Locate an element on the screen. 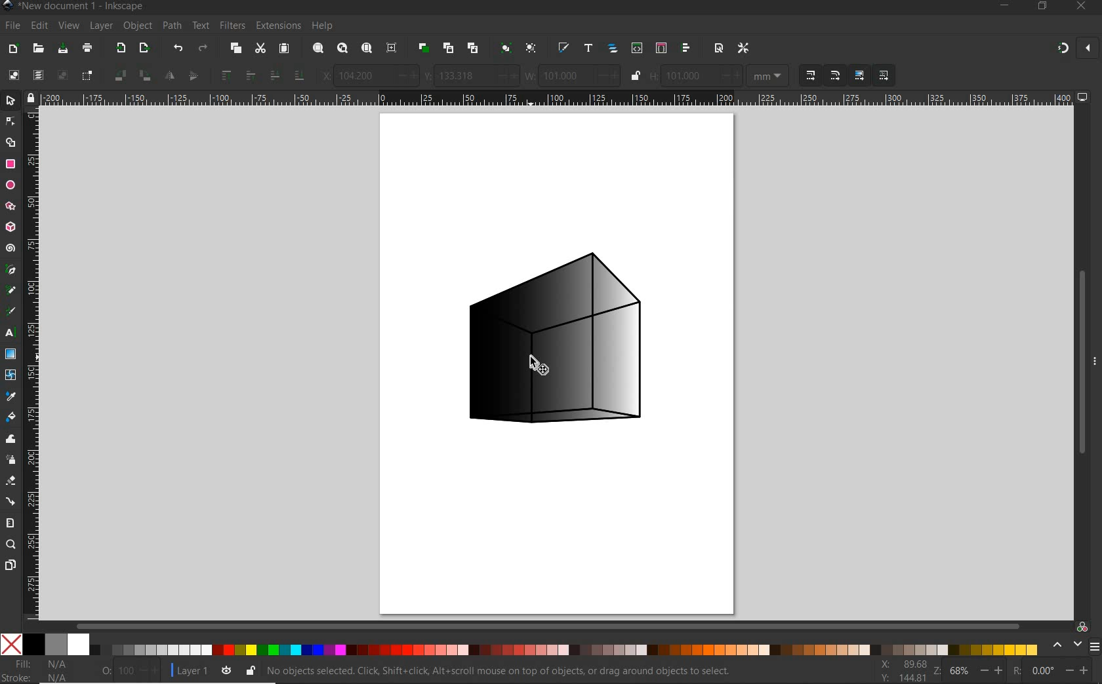 The width and height of the screenshot is (1102, 684). SCROLLBAR is located at coordinates (1082, 363).